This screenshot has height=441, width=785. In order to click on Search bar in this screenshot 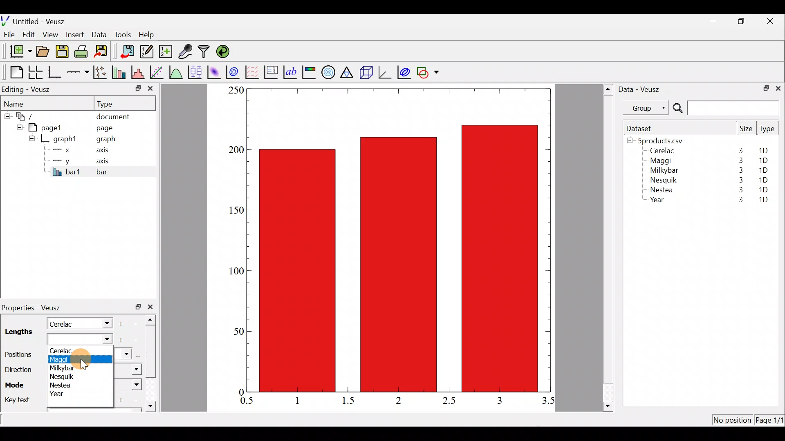, I will do `click(724, 108)`.